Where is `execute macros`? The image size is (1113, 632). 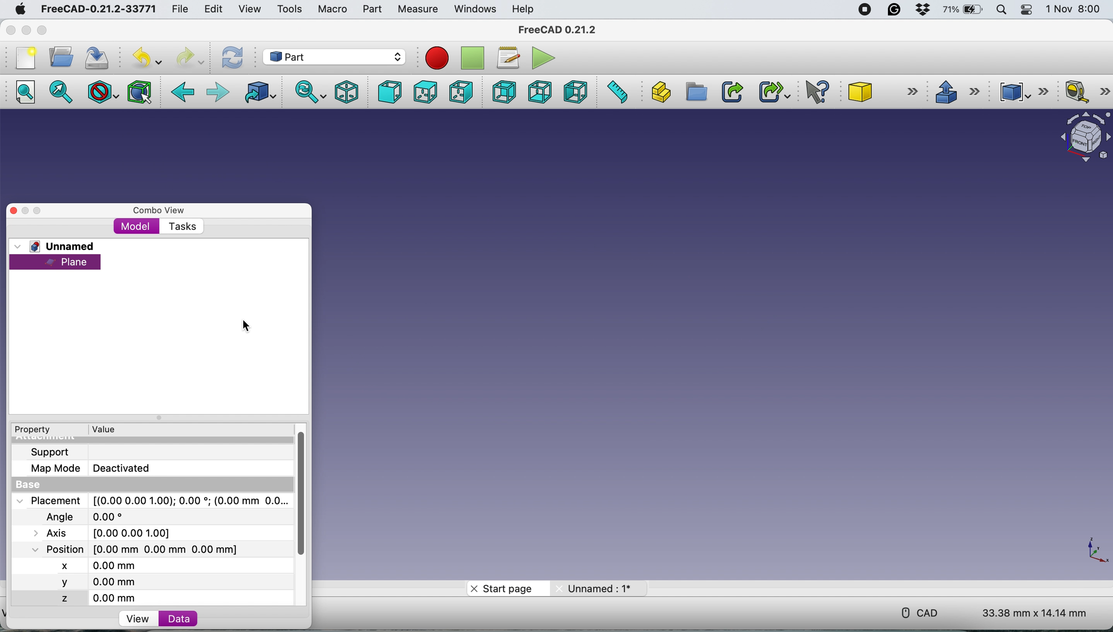
execute macros is located at coordinates (545, 58).